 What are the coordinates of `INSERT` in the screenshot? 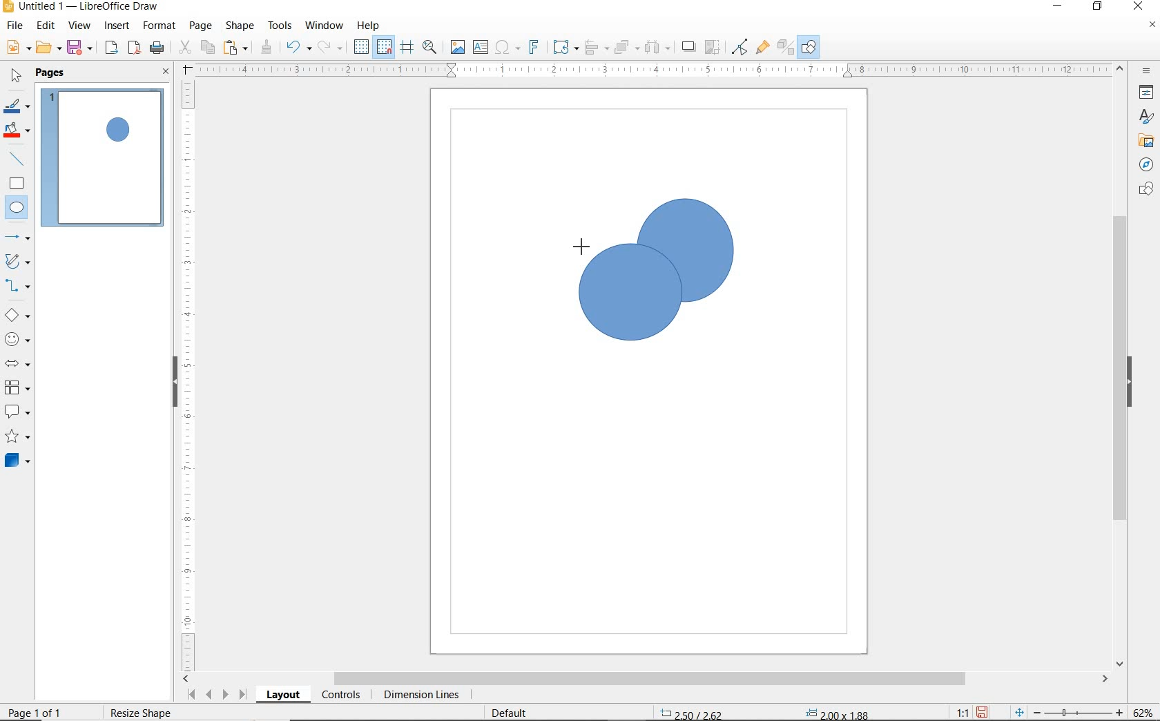 It's located at (119, 27).